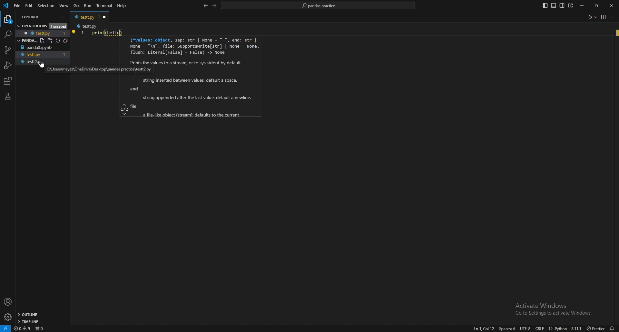  Describe the element at coordinates (584, 6) in the screenshot. I see `minimize` at that location.